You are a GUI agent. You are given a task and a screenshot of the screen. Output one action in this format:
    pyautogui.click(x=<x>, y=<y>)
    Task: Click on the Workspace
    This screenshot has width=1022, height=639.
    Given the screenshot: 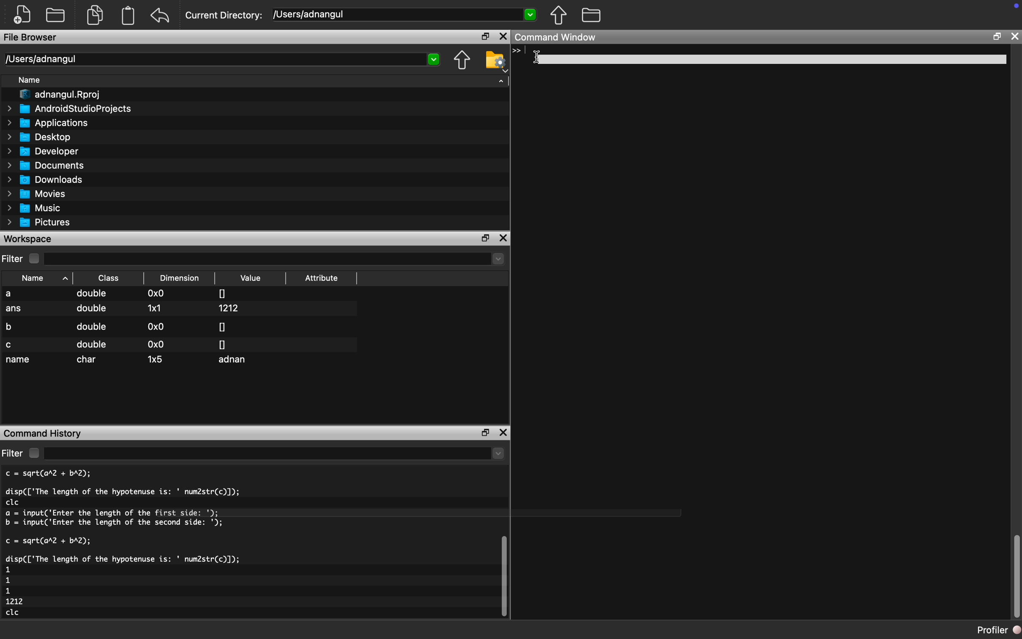 What is the action you would take?
    pyautogui.click(x=30, y=238)
    